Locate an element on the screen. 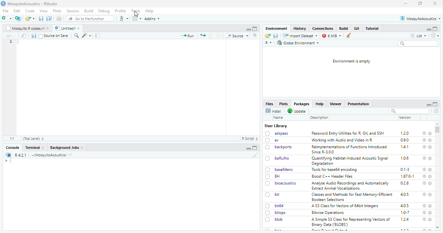 The width and height of the screenshot is (443, 233). Source on save is located at coordinates (57, 36).